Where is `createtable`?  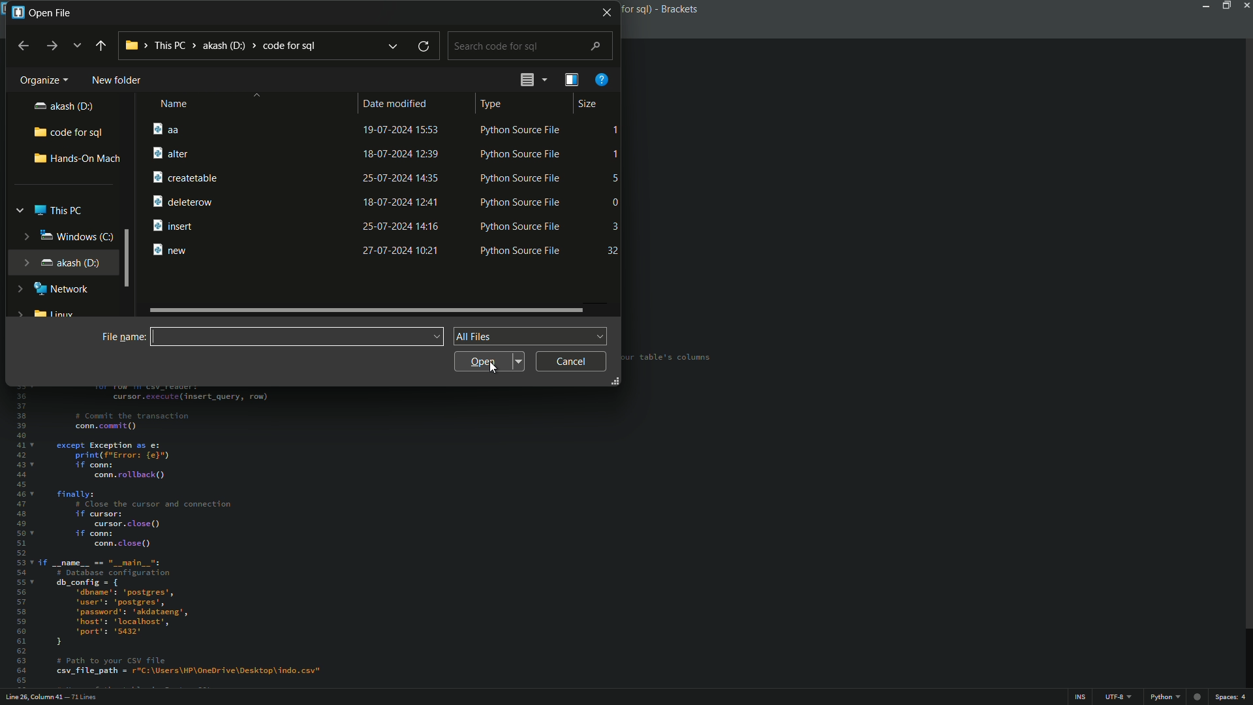 createtable is located at coordinates (184, 178).